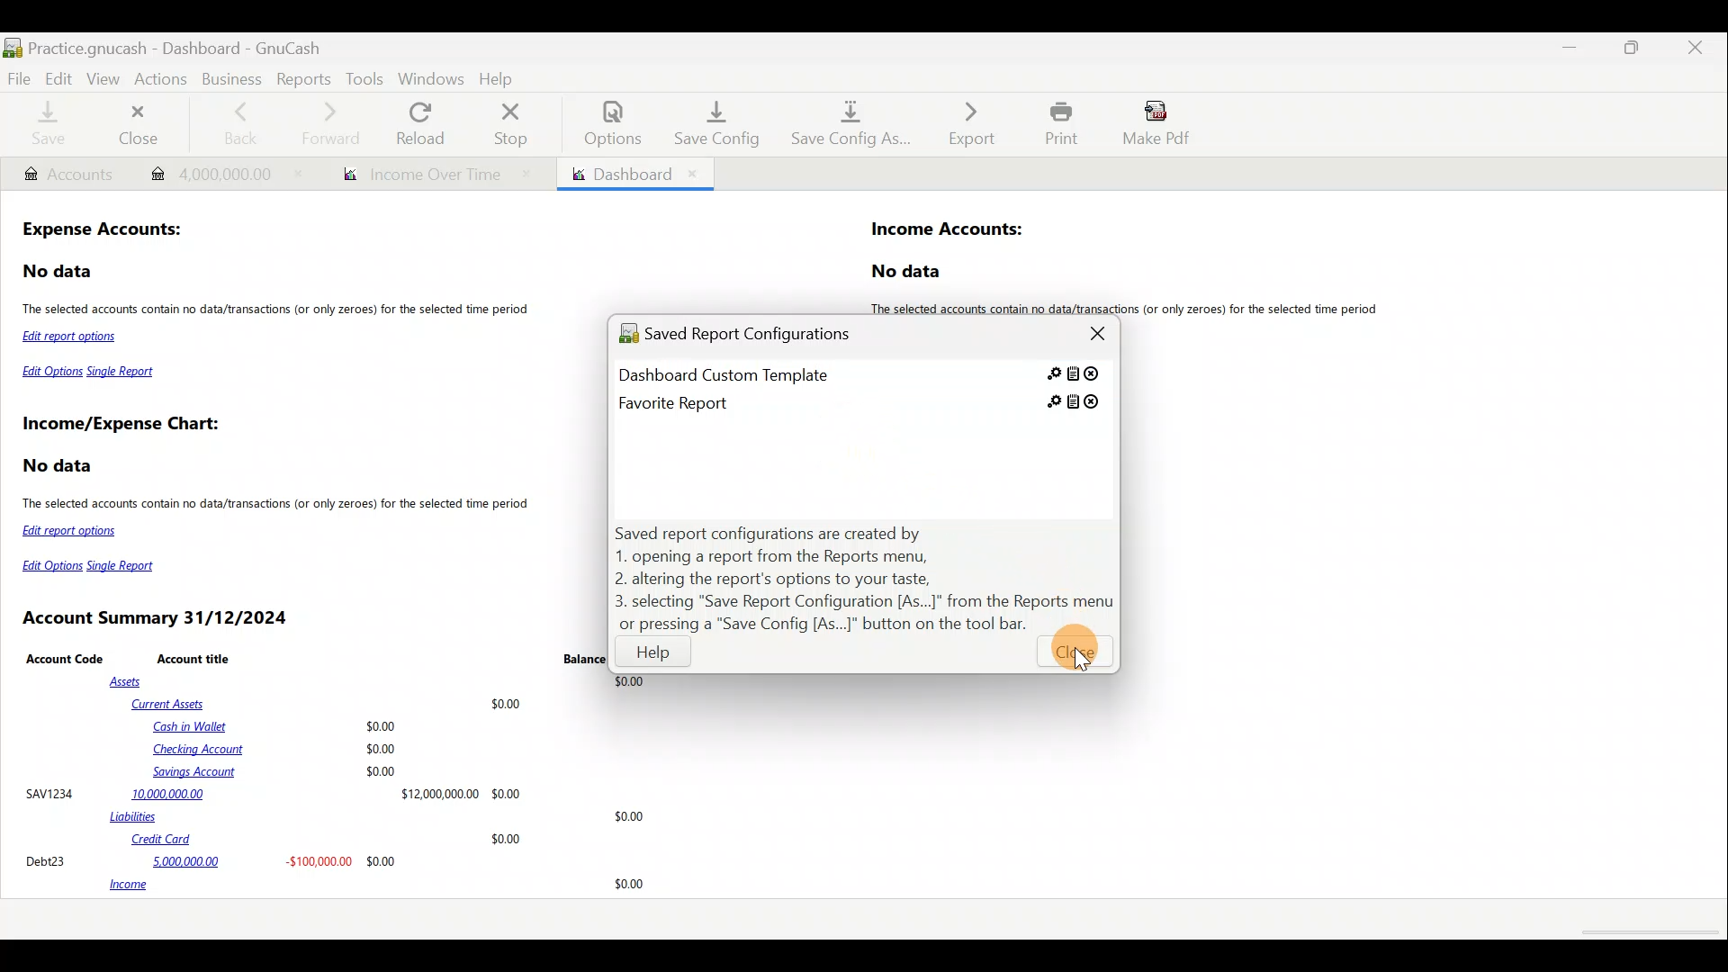 Image resolution: width=1728 pixels, height=972 pixels. I want to click on Edit report options, so click(73, 531).